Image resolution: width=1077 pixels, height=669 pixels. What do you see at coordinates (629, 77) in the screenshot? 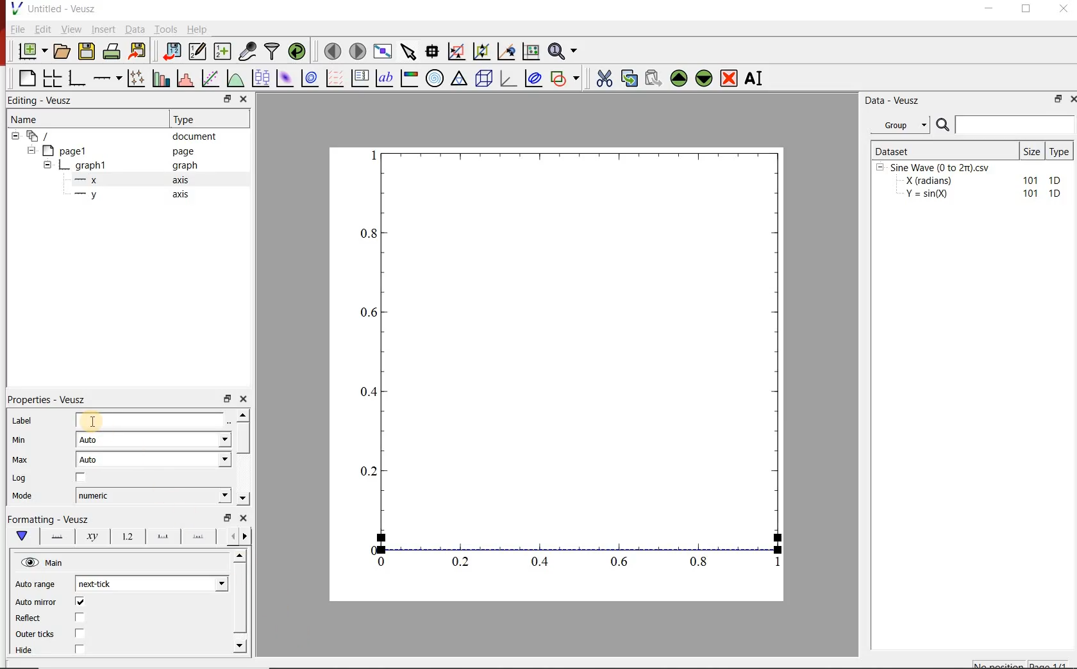
I see `copy` at bounding box center [629, 77].